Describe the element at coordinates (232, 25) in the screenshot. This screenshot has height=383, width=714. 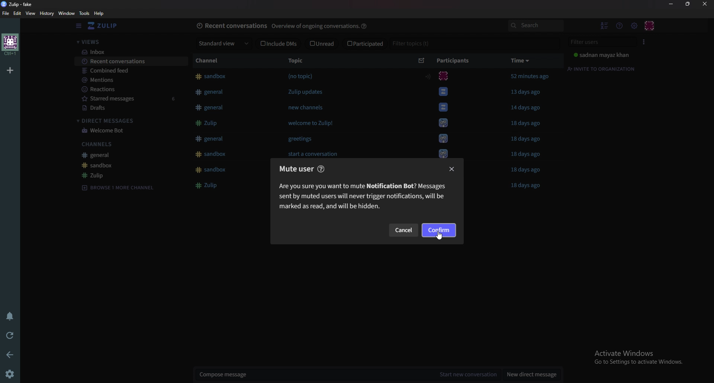
I see `Recent conversations` at that location.